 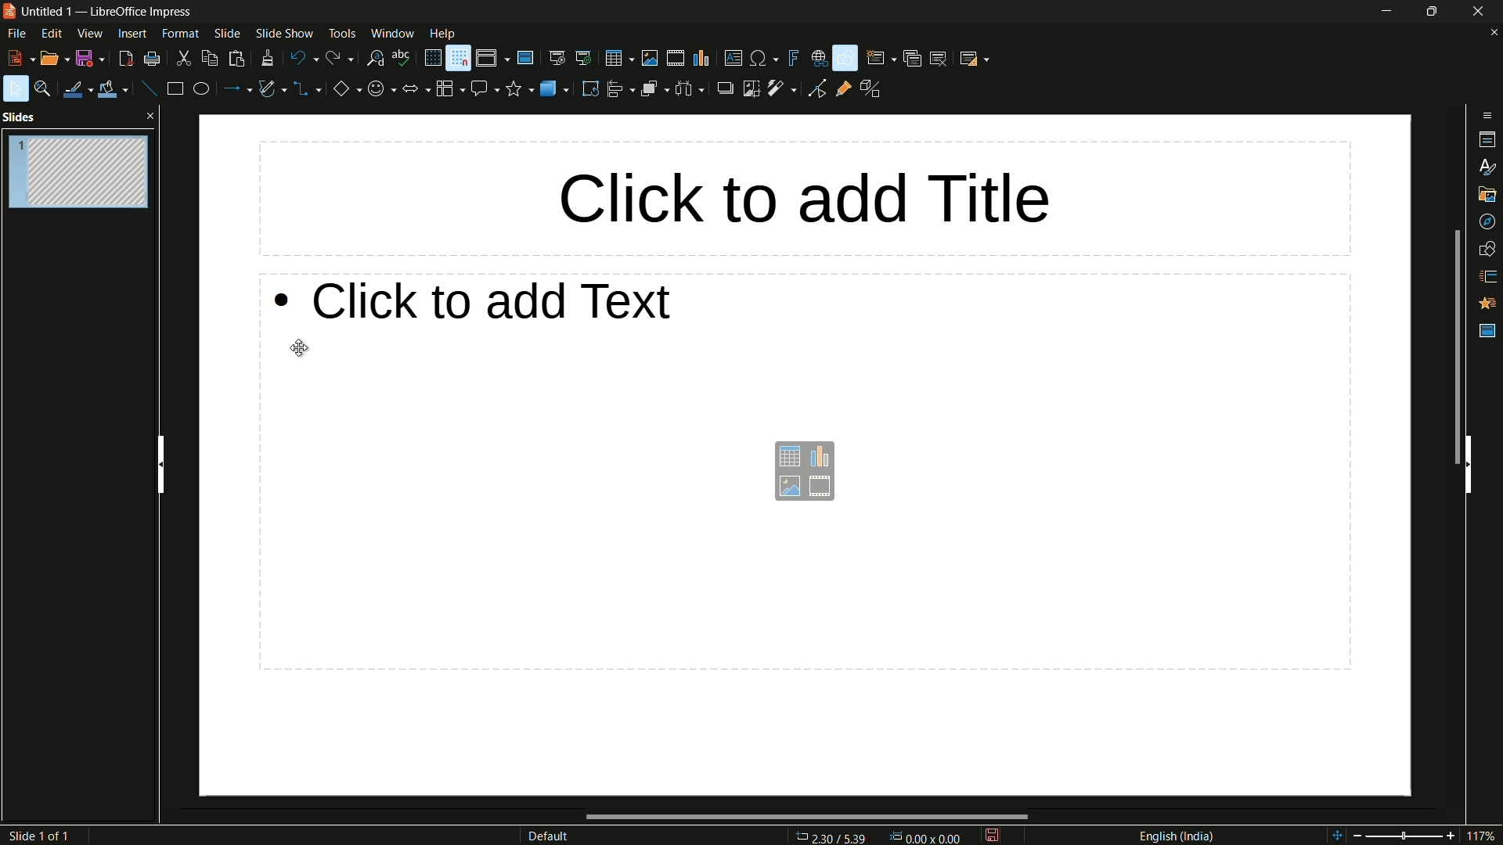 What do you see at coordinates (81, 174) in the screenshot?
I see `slide-1 hidden` at bounding box center [81, 174].